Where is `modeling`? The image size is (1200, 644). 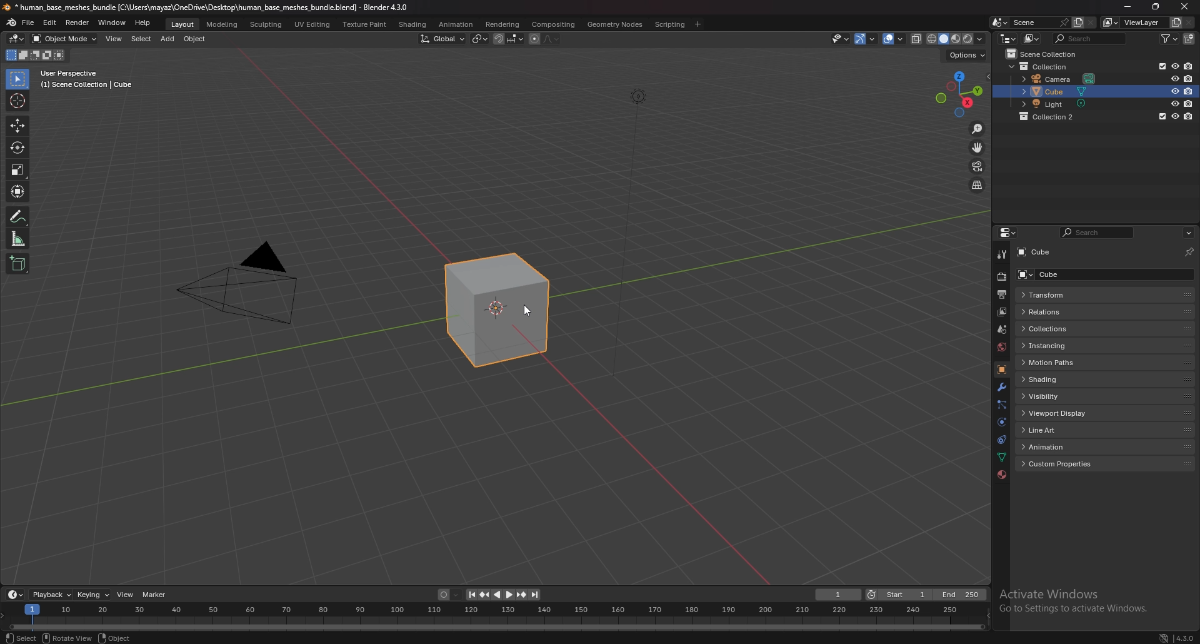
modeling is located at coordinates (223, 25).